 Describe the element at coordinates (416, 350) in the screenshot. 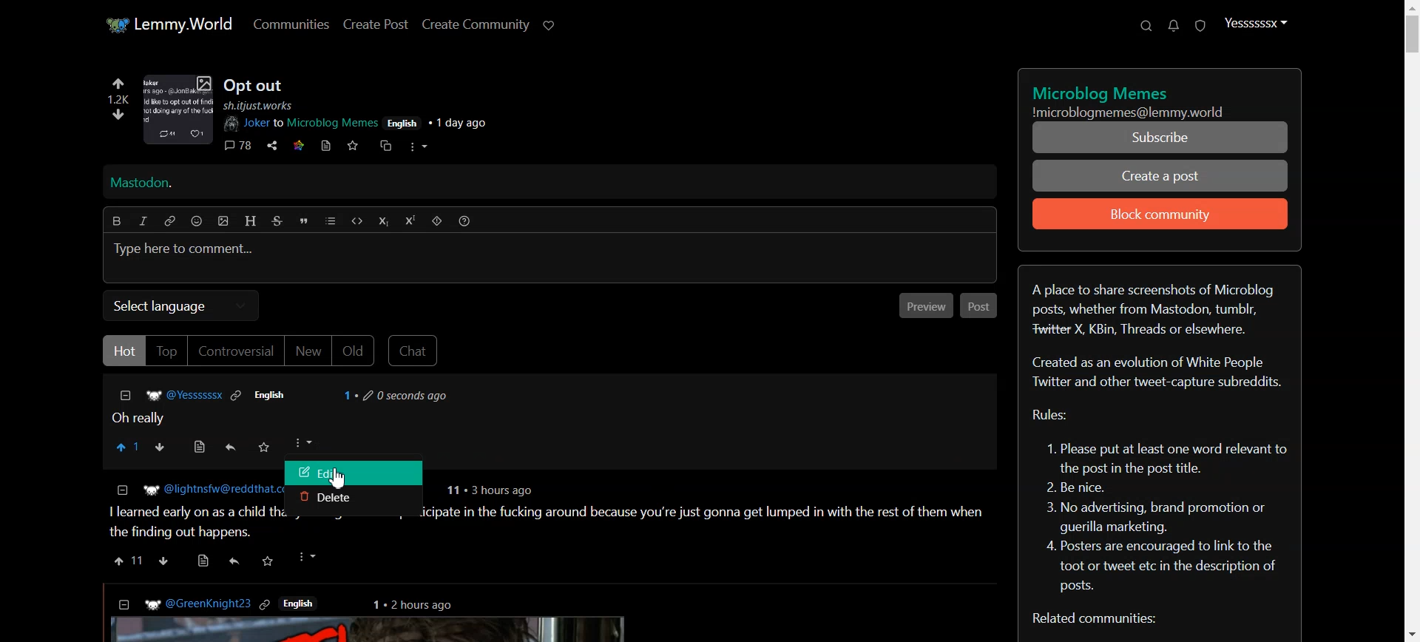

I see `Chat` at that location.